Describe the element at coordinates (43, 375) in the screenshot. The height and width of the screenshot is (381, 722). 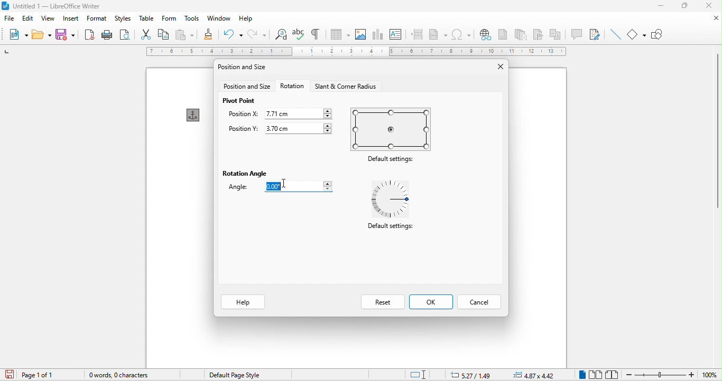
I see `page 1 of 1` at that location.